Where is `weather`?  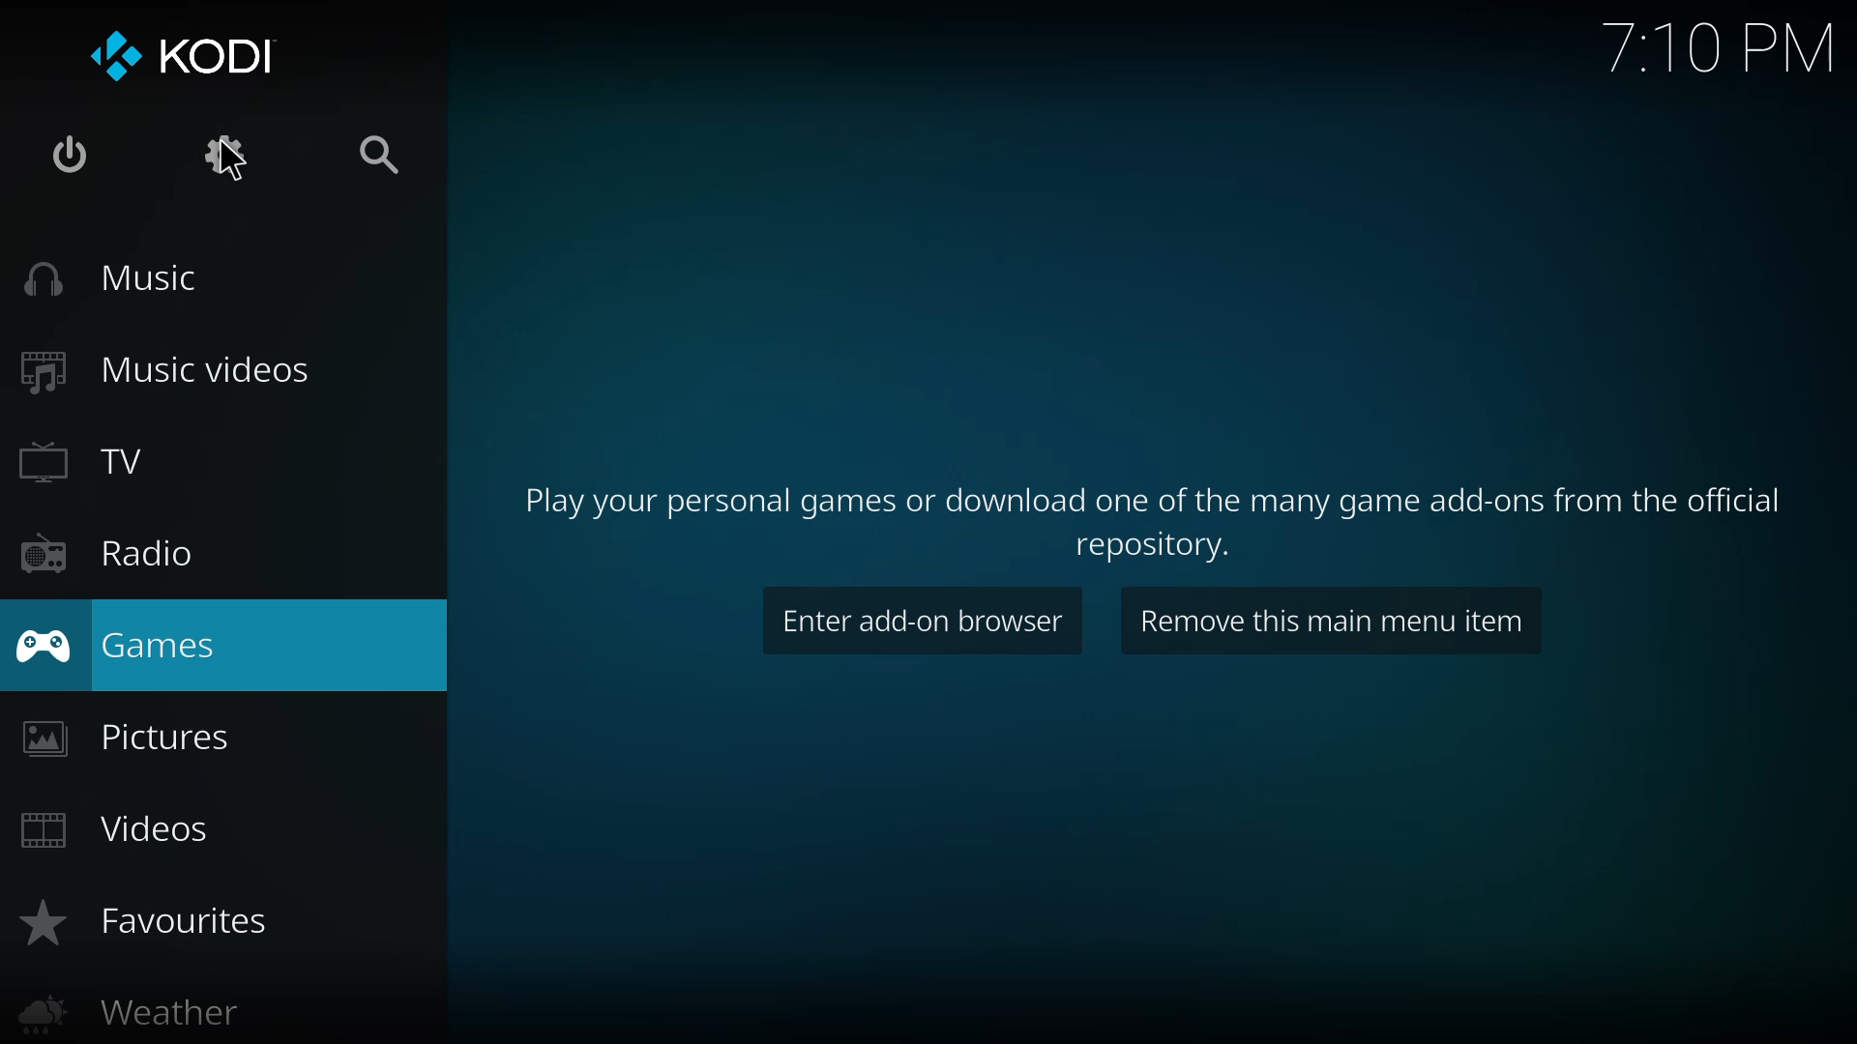 weather is located at coordinates (131, 1015).